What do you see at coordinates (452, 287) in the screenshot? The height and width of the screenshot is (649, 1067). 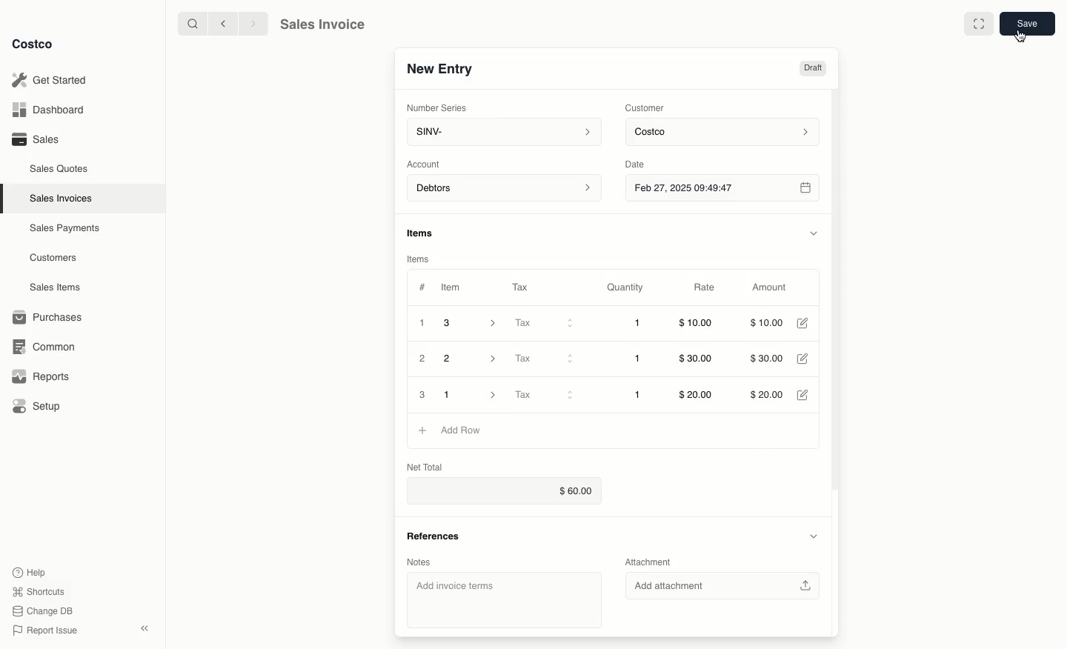 I see `Item` at bounding box center [452, 287].